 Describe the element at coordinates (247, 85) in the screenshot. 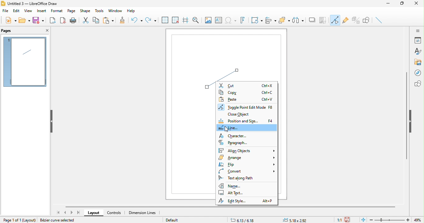

I see `cut` at that location.